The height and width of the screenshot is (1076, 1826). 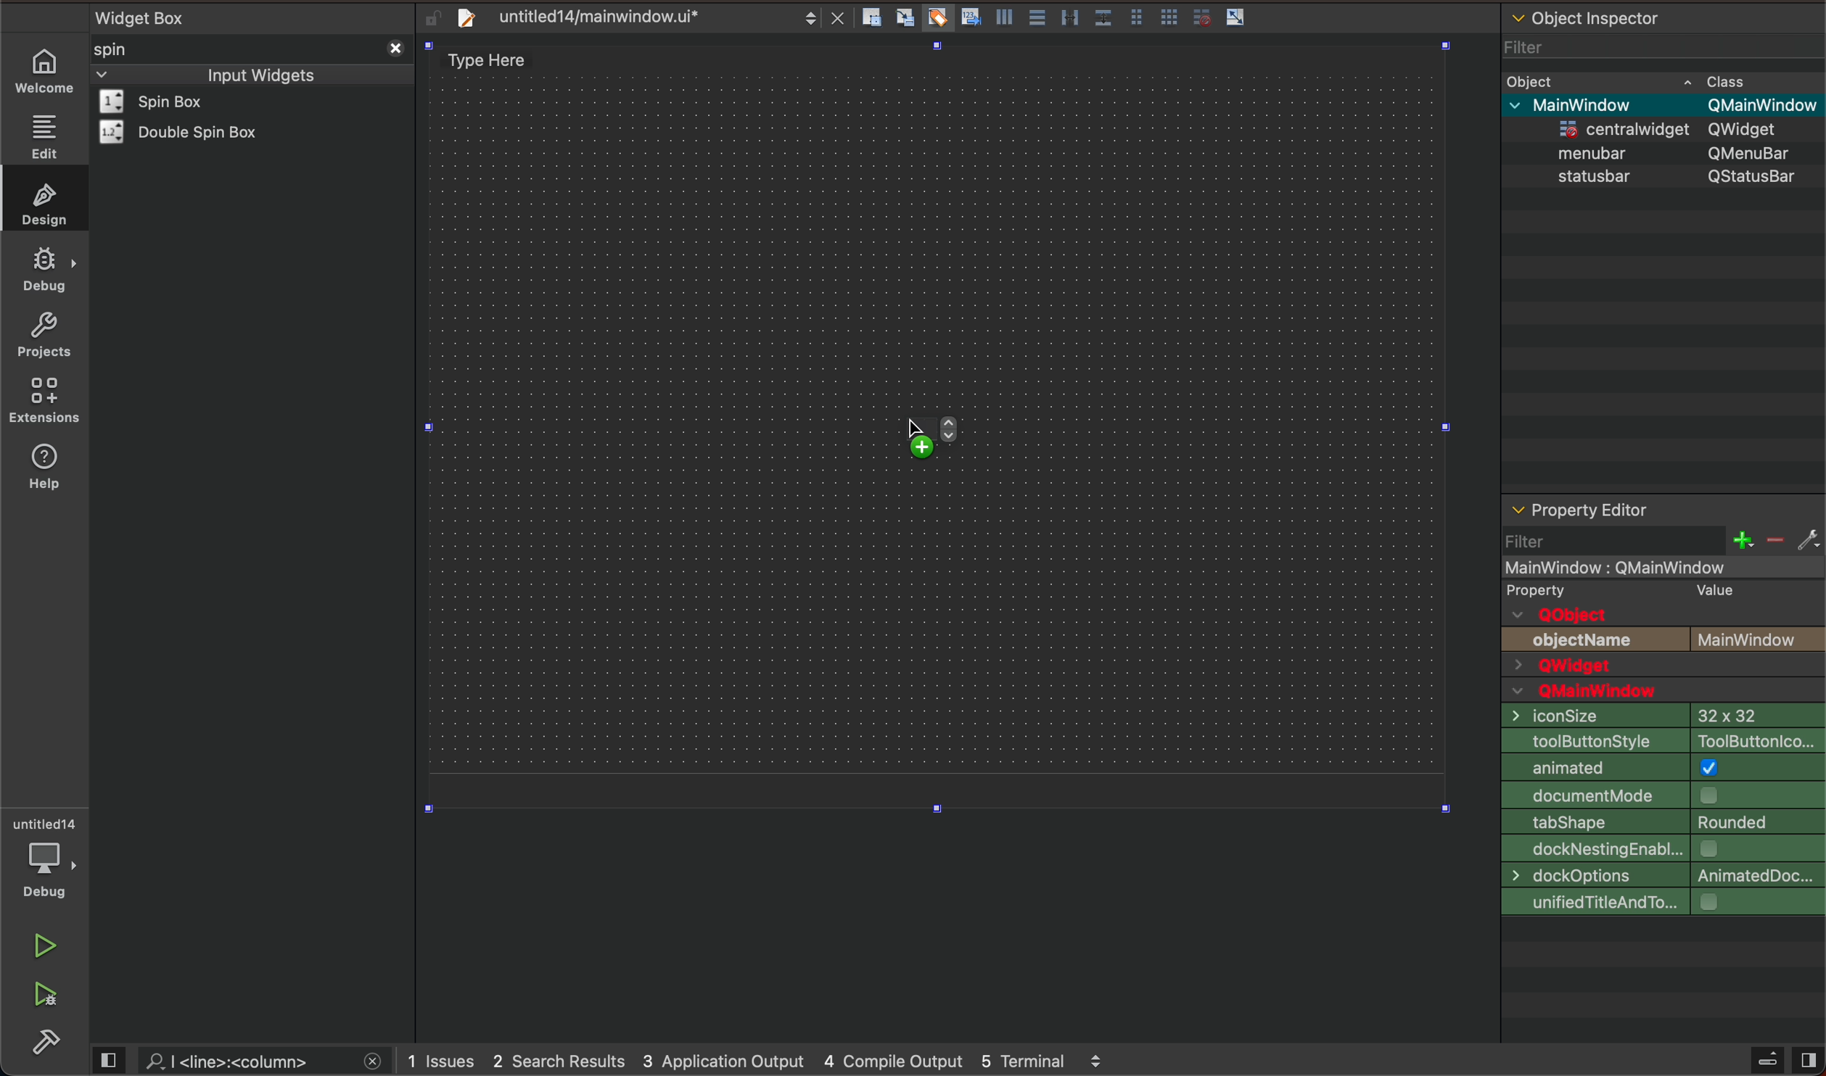 I want to click on object being dragged, so click(x=1013, y=443).